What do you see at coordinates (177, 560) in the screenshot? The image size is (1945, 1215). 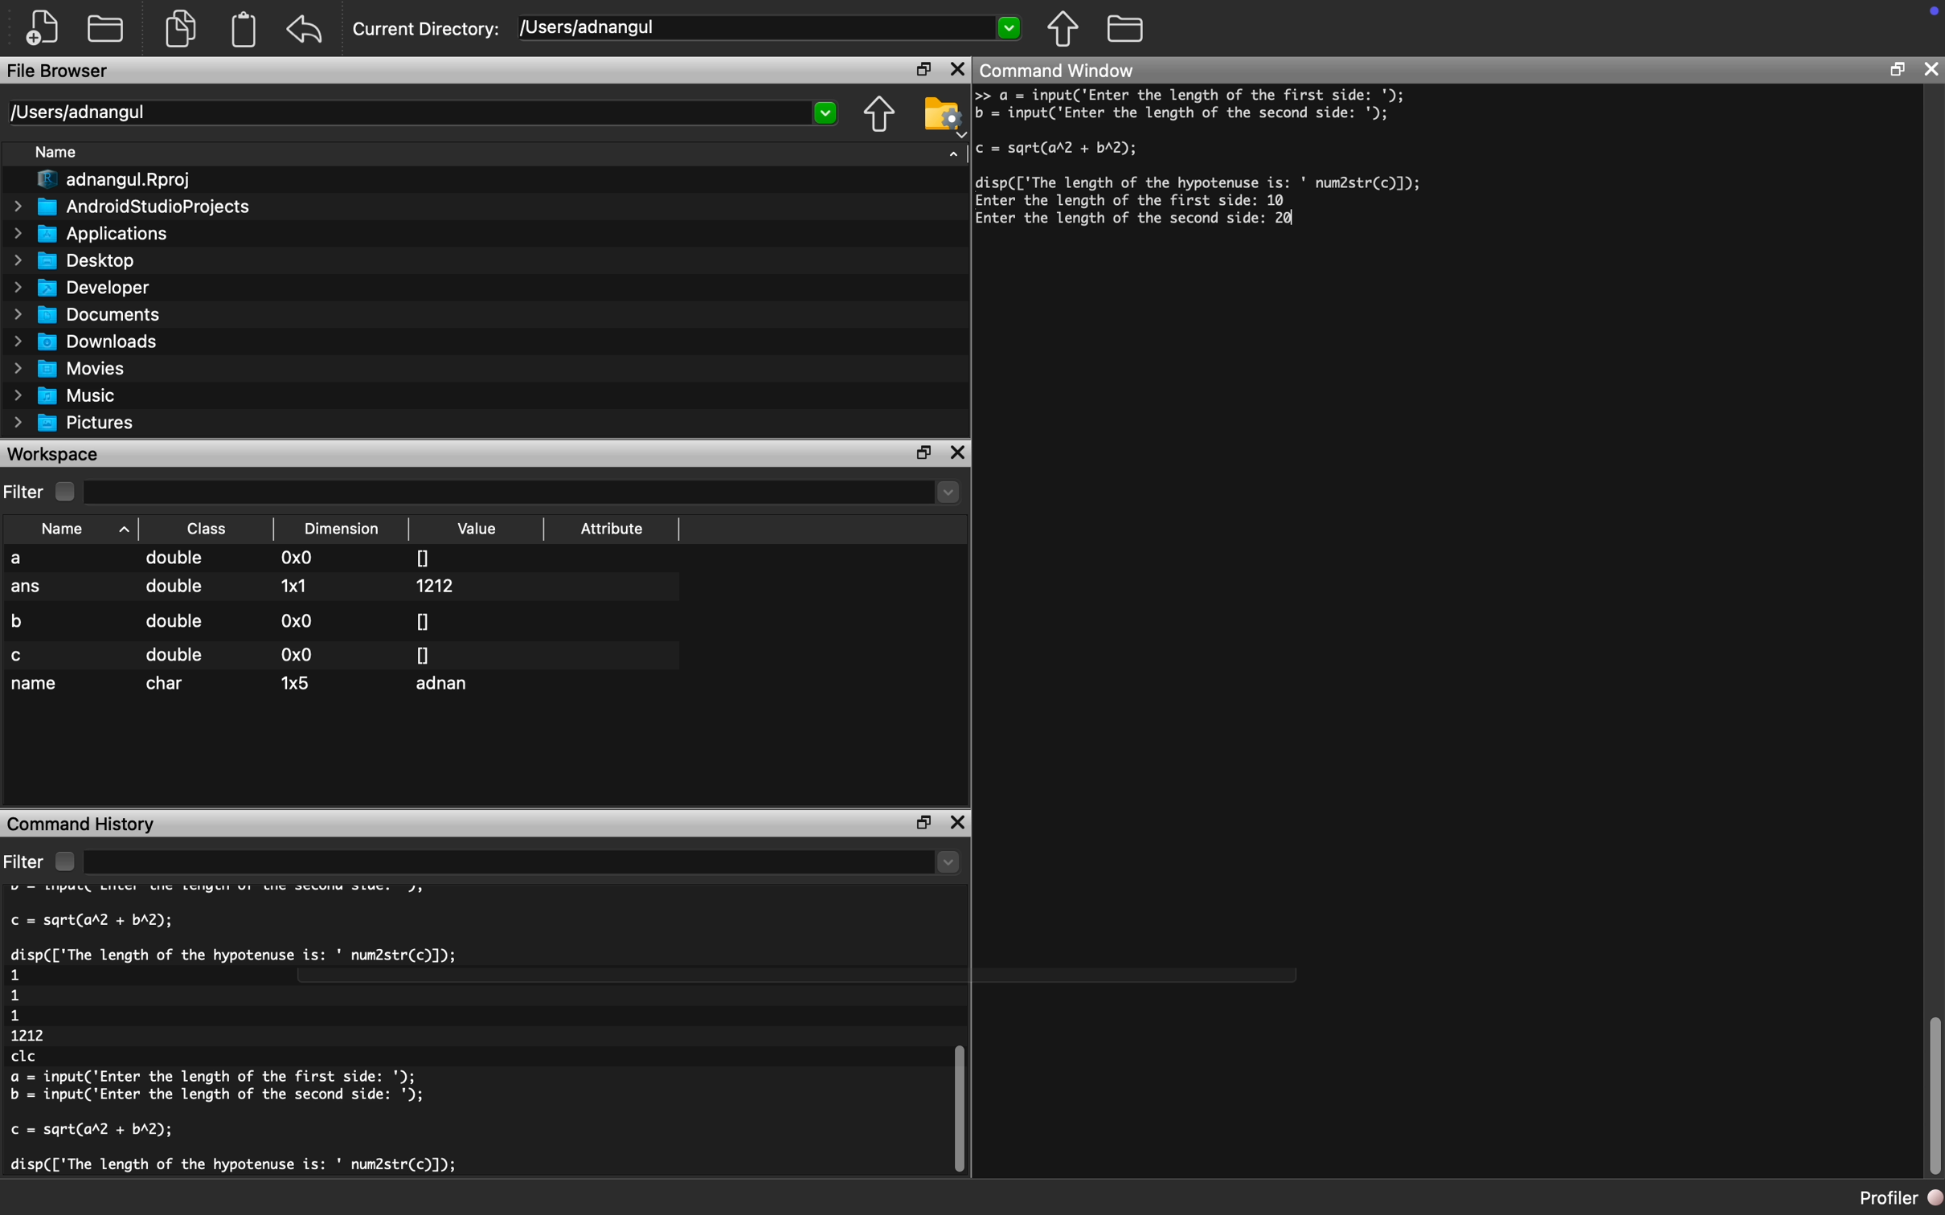 I see `double` at bounding box center [177, 560].